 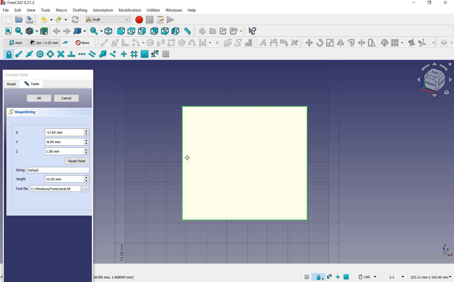 What do you see at coordinates (262, 43) in the screenshot?
I see `text` at bounding box center [262, 43].